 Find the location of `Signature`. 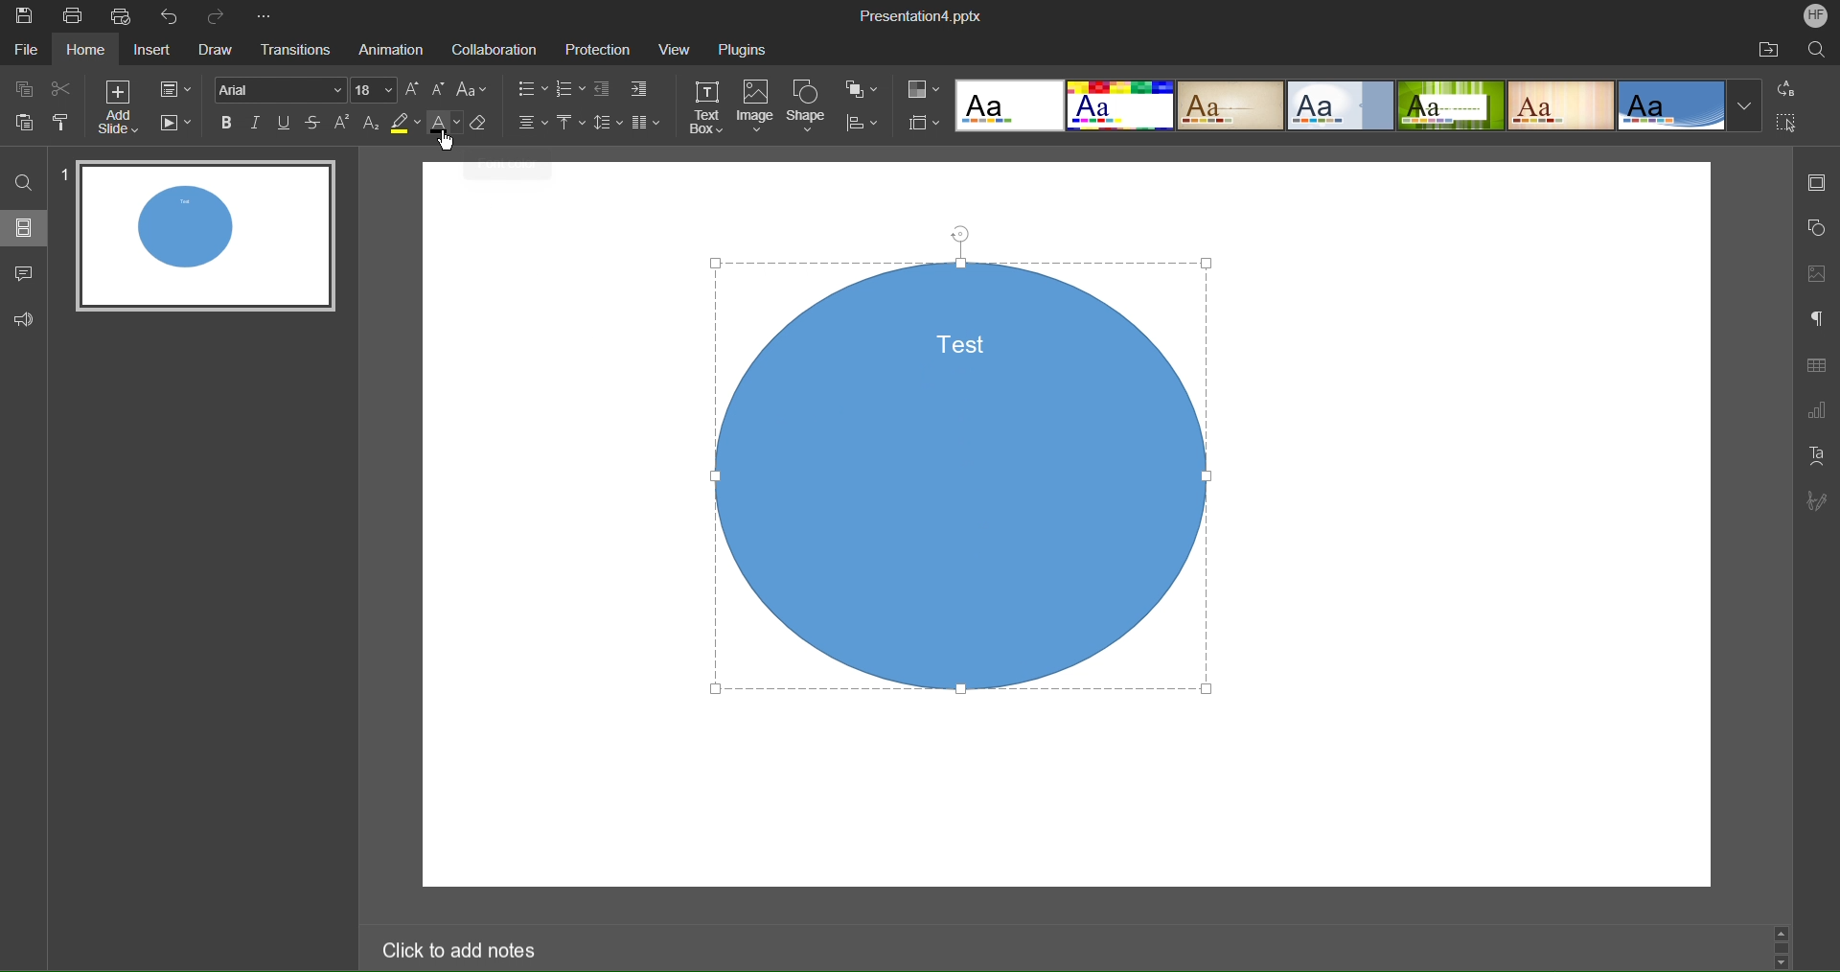

Signature is located at coordinates (1816, 503).